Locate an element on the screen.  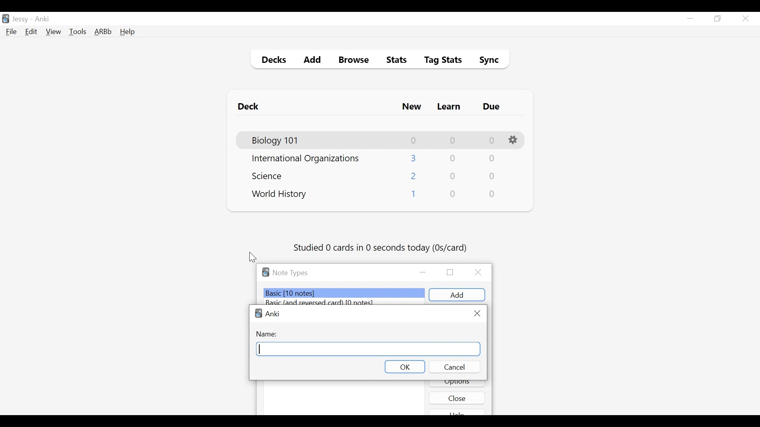
OK is located at coordinates (405, 367).